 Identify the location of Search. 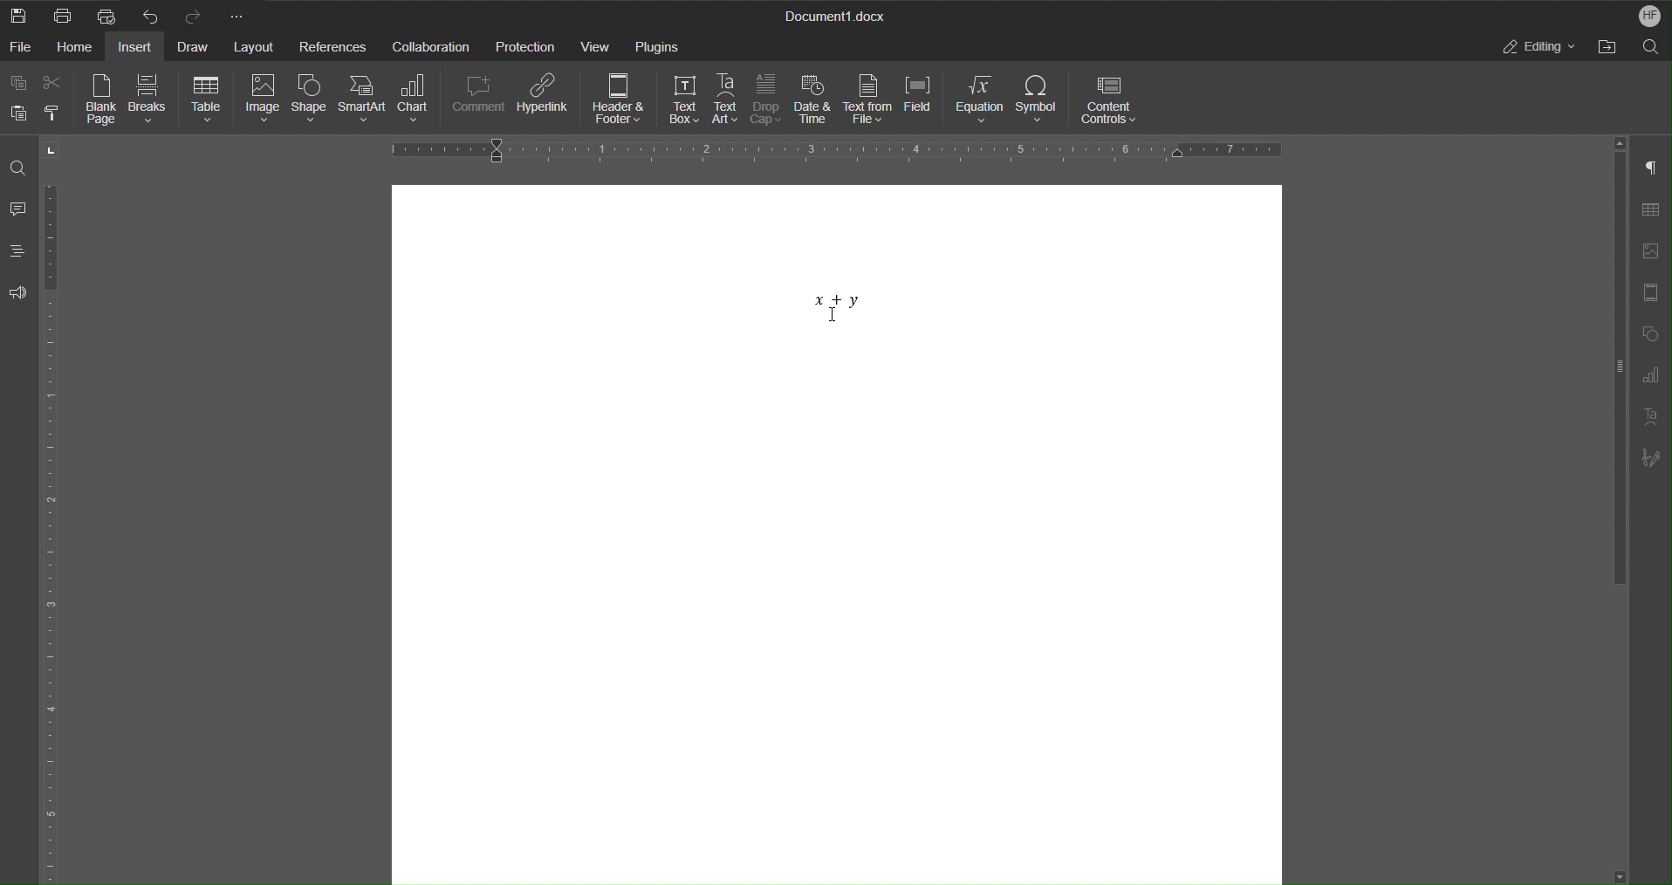
(1655, 48).